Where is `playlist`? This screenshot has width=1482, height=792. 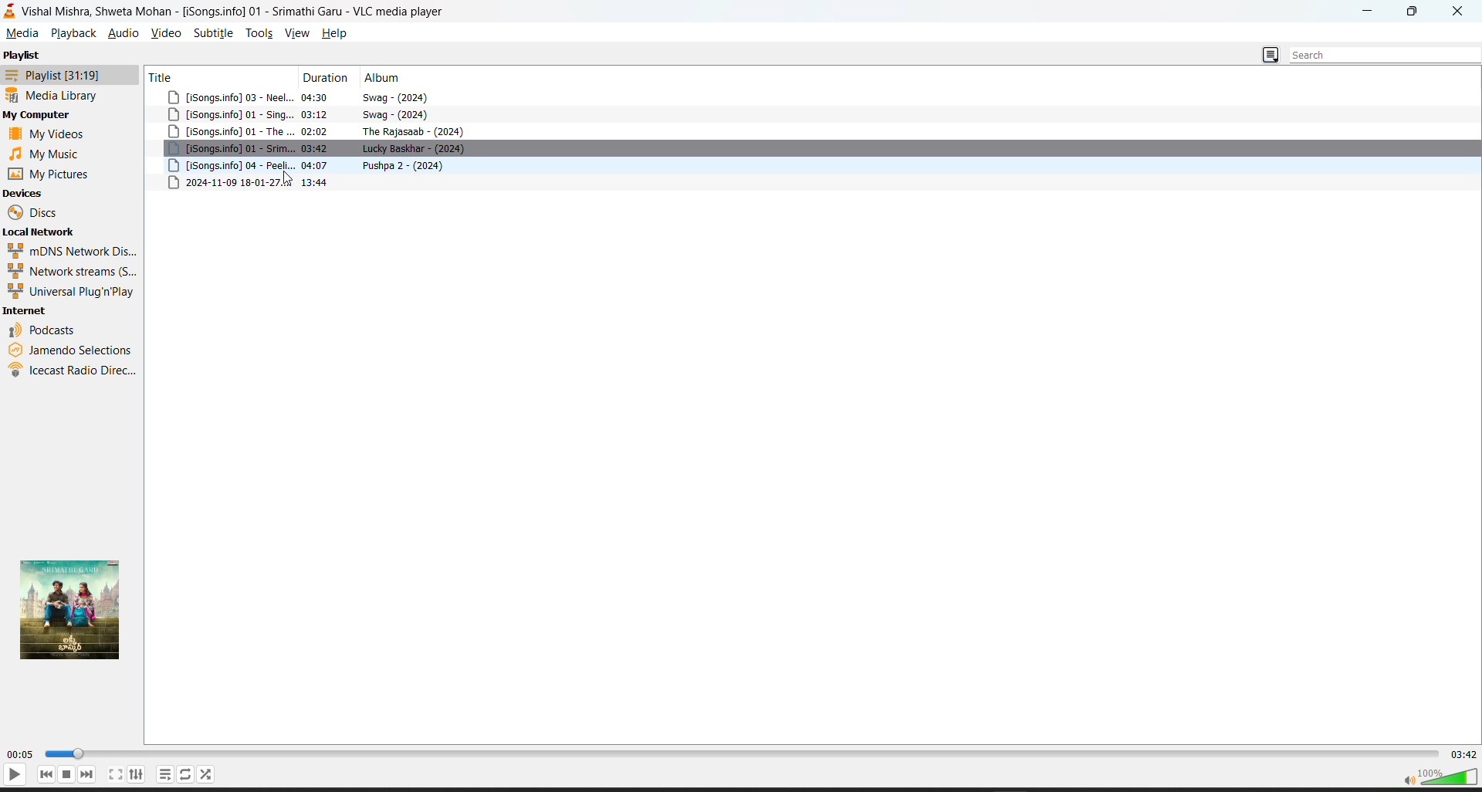
playlist is located at coordinates (52, 74).